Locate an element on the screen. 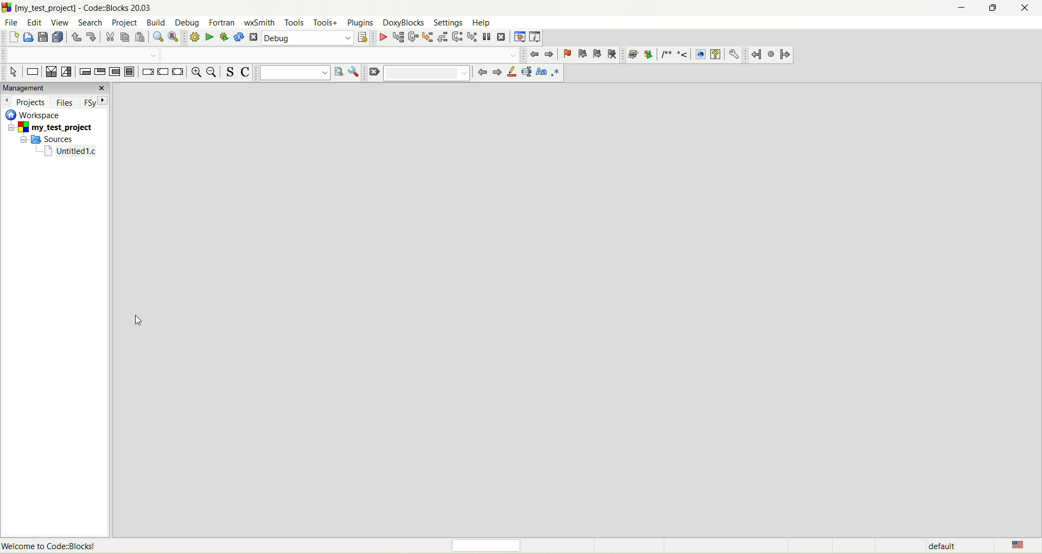  clear bookmark is located at coordinates (613, 54).